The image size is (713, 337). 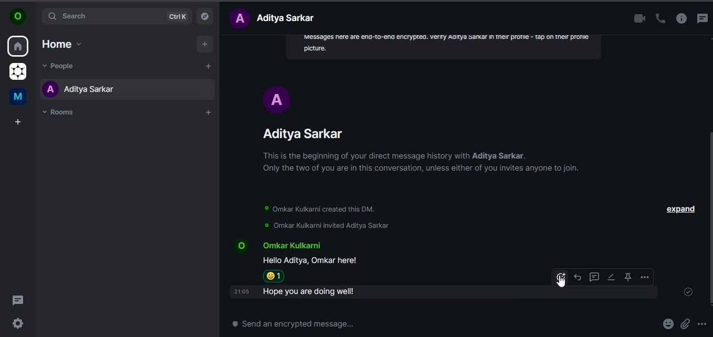 I want to click on people, so click(x=61, y=66).